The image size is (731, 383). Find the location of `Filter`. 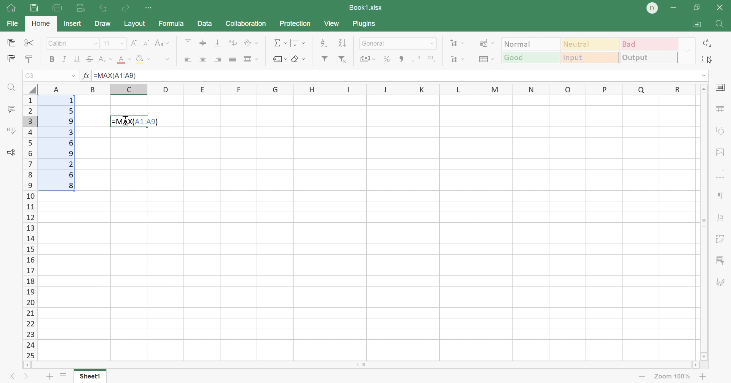

Filter is located at coordinates (324, 60).